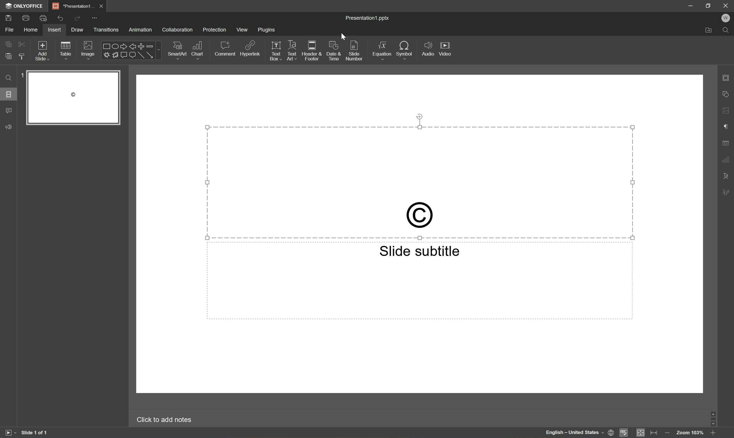 This screenshot has width=734, height=438. I want to click on Shape settings, so click(725, 93).